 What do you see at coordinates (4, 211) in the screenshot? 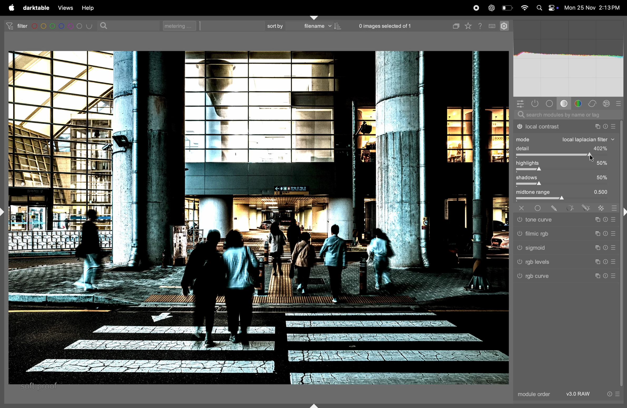
I see `shift+ctrl+l` at bounding box center [4, 211].